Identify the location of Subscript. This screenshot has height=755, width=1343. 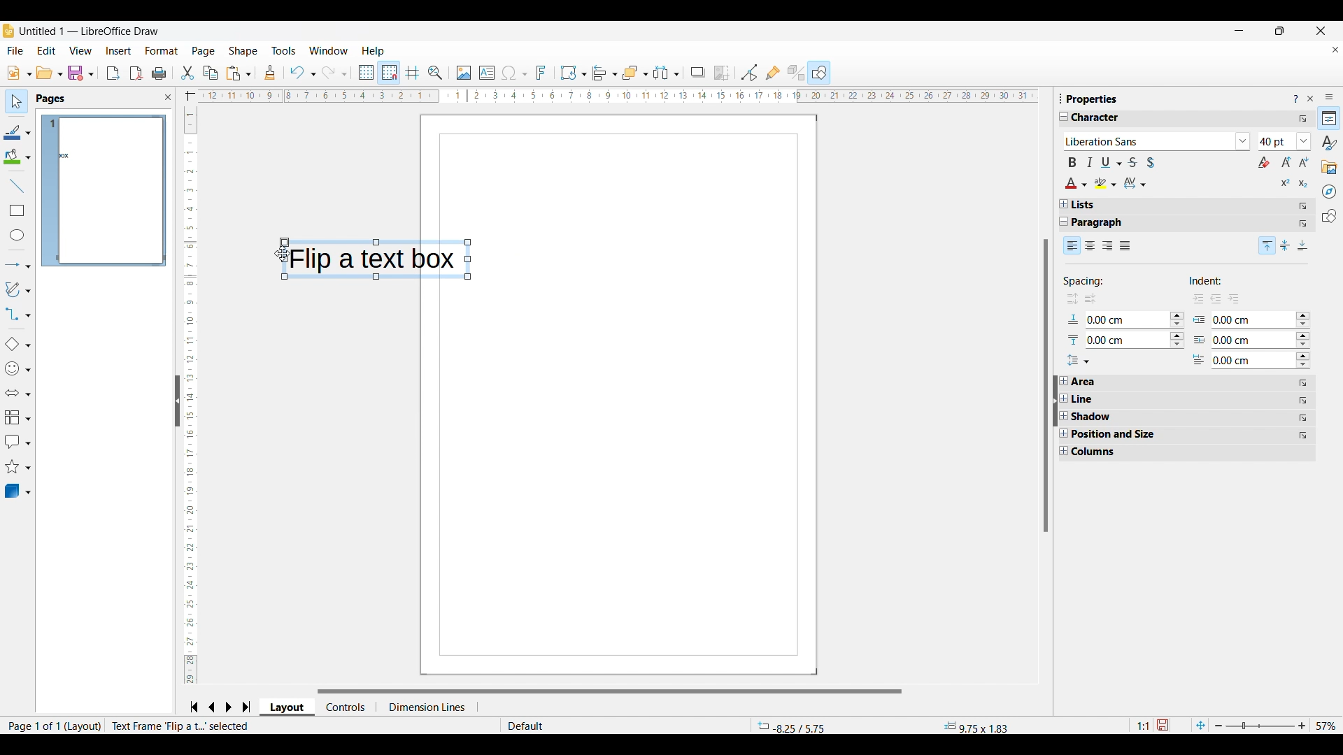
(1304, 184).